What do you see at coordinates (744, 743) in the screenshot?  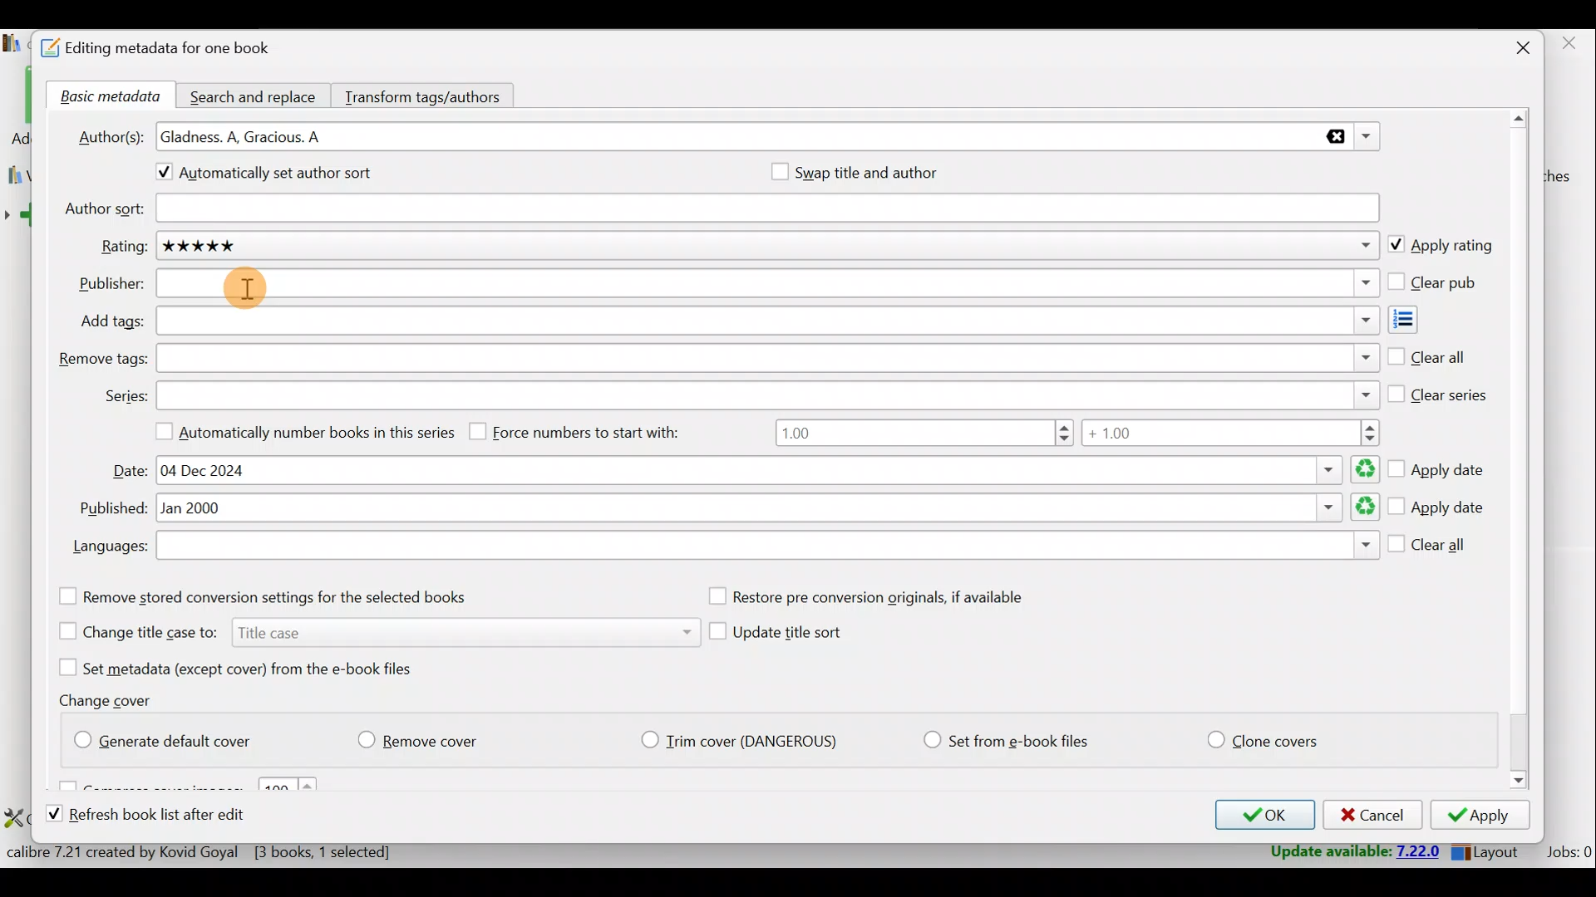 I see `Trim cover (Dangerious)` at bounding box center [744, 743].